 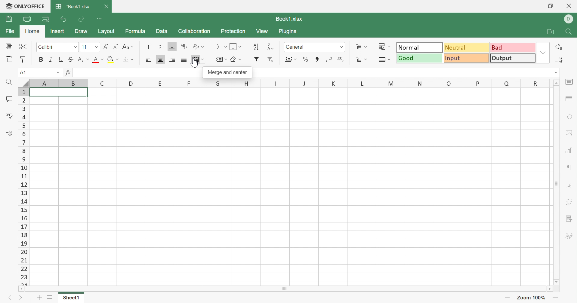 I want to click on Increase Decimal, so click(x=341, y=59).